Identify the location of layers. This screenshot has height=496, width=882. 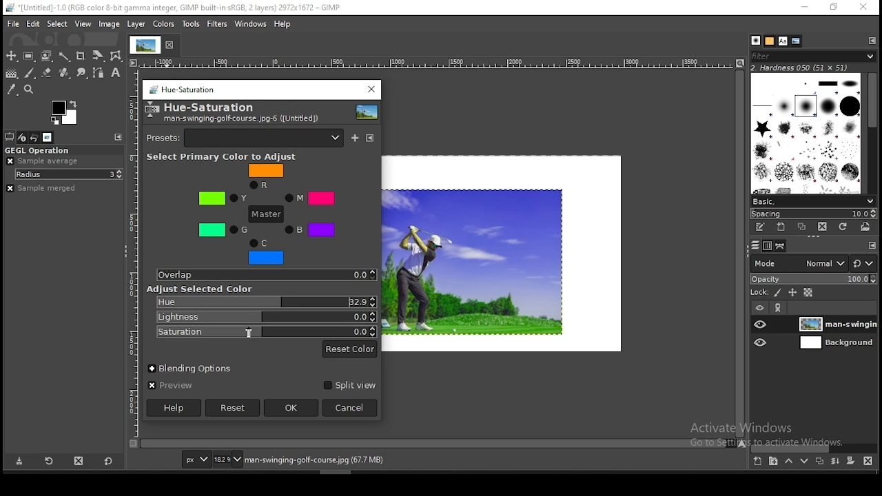
(753, 246).